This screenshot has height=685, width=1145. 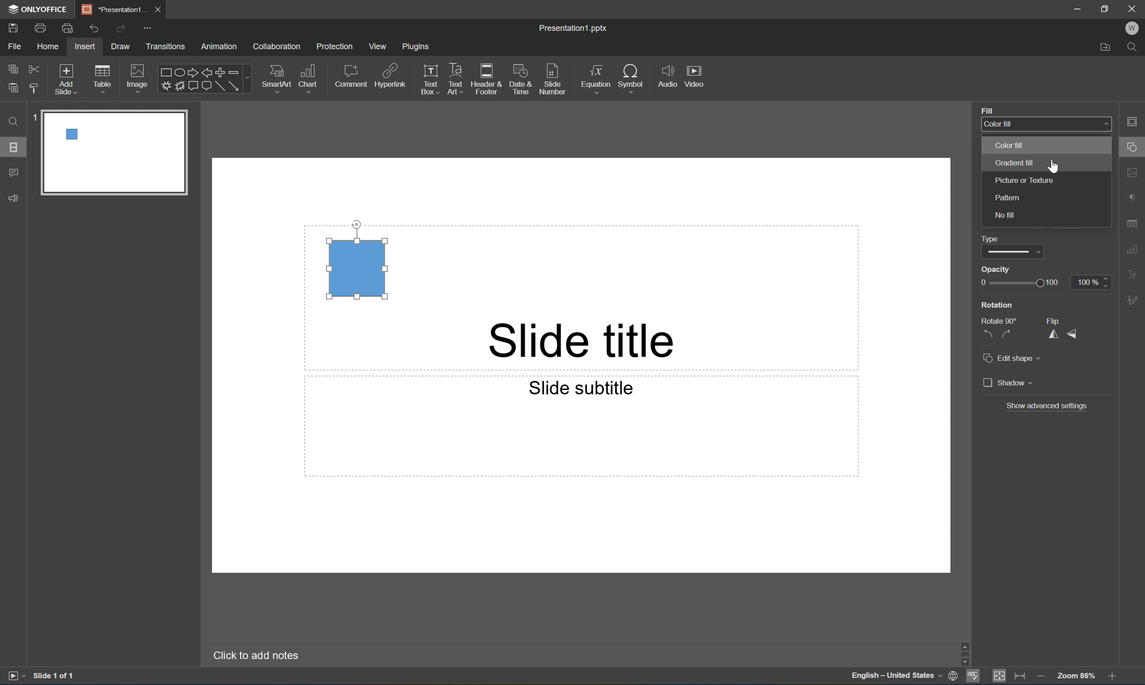 What do you see at coordinates (220, 87) in the screenshot?
I see `Rectangle` at bounding box center [220, 87].